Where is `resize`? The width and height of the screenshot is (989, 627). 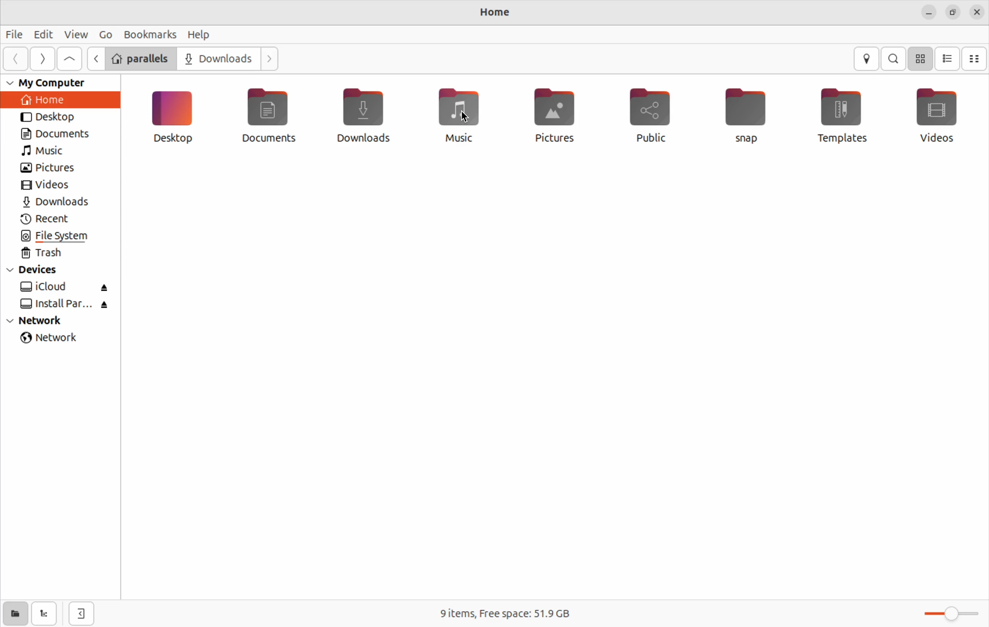
resize is located at coordinates (955, 12).